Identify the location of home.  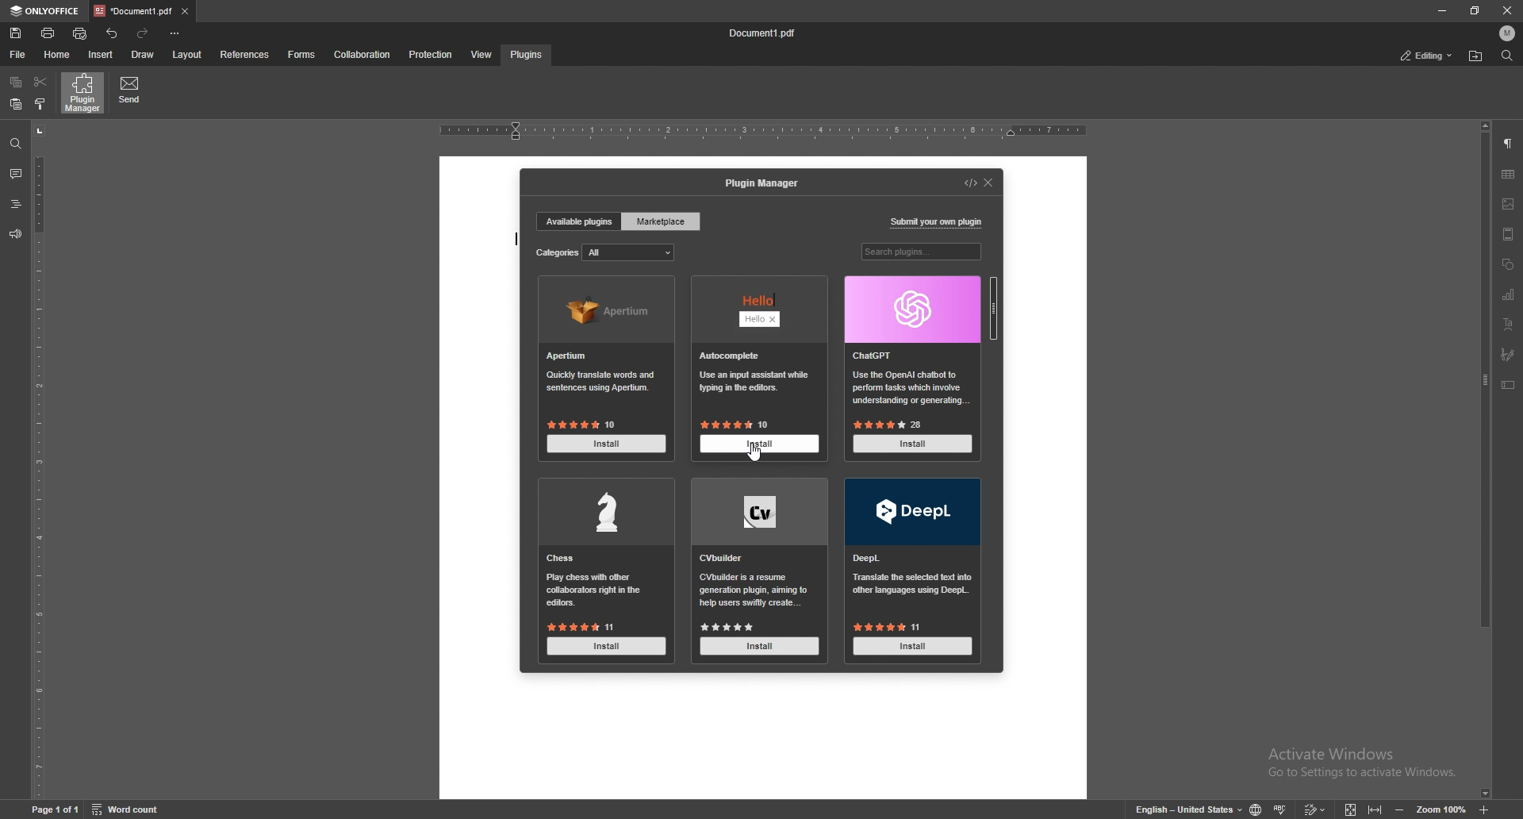
(57, 55).